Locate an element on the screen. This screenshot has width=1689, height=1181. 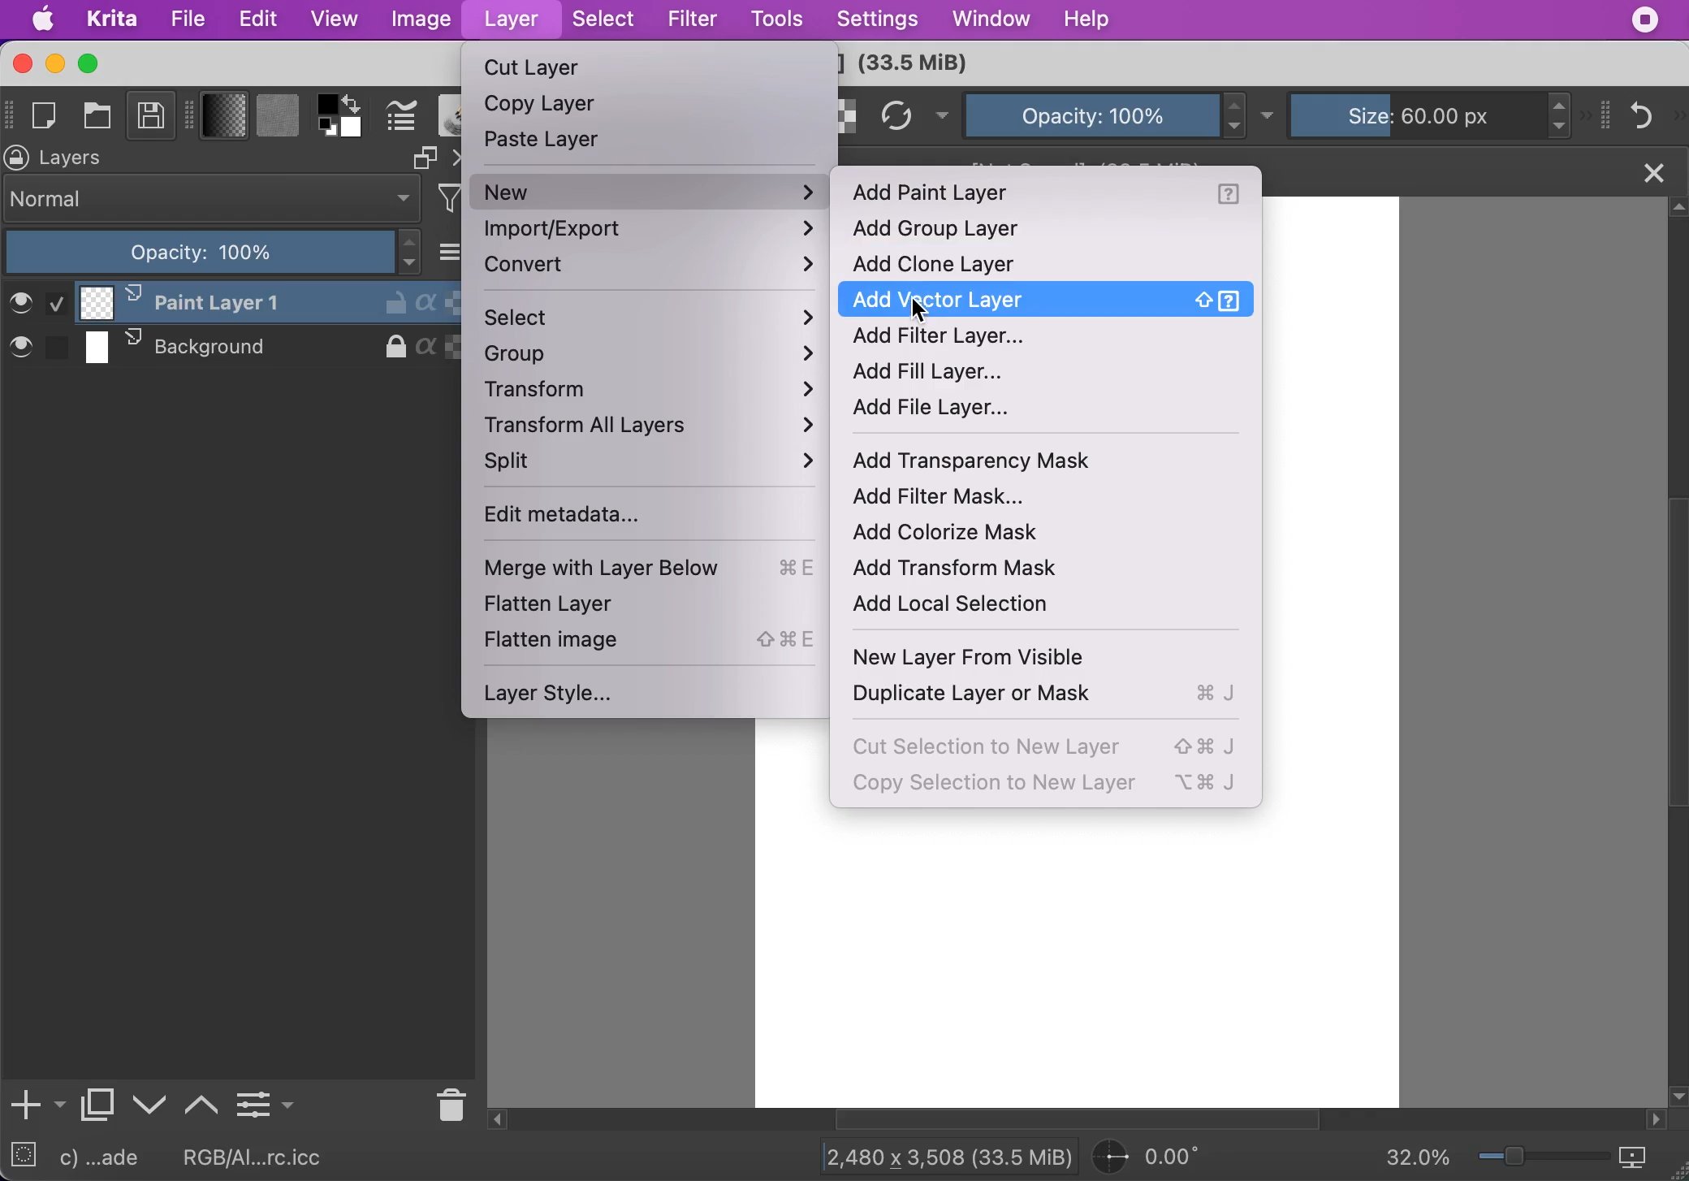
window is located at coordinates (989, 21).